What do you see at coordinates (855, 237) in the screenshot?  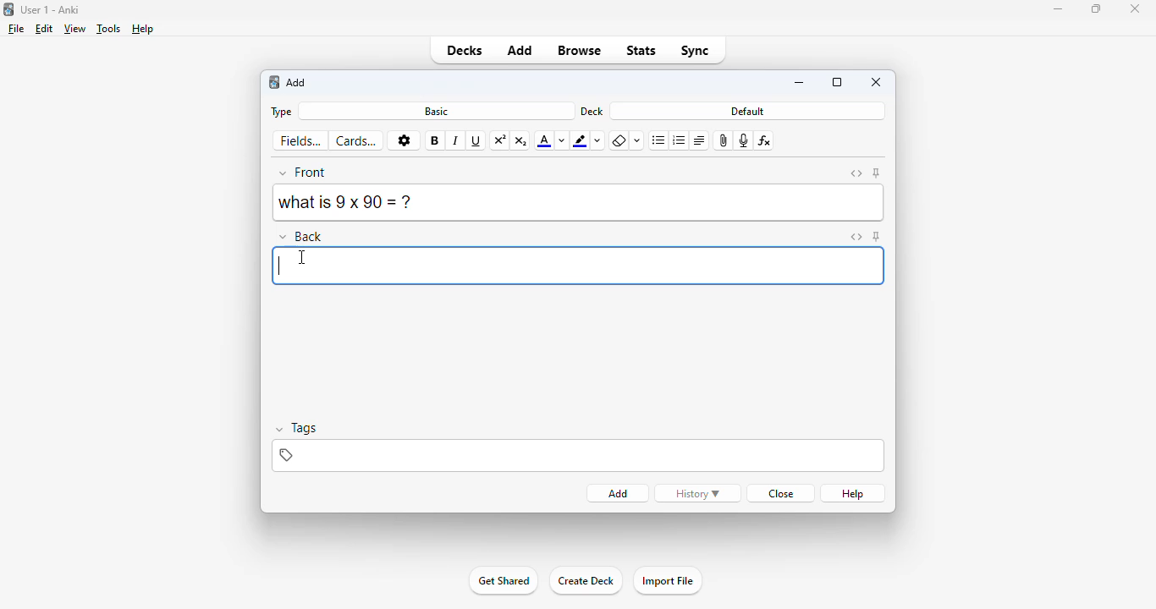 I see `toggle HTML editor` at bounding box center [855, 237].